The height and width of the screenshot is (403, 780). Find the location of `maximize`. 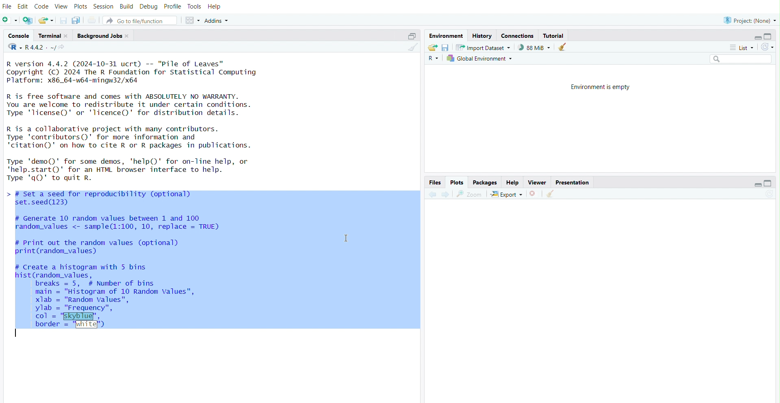

maximize is located at coordinates (772, 35).